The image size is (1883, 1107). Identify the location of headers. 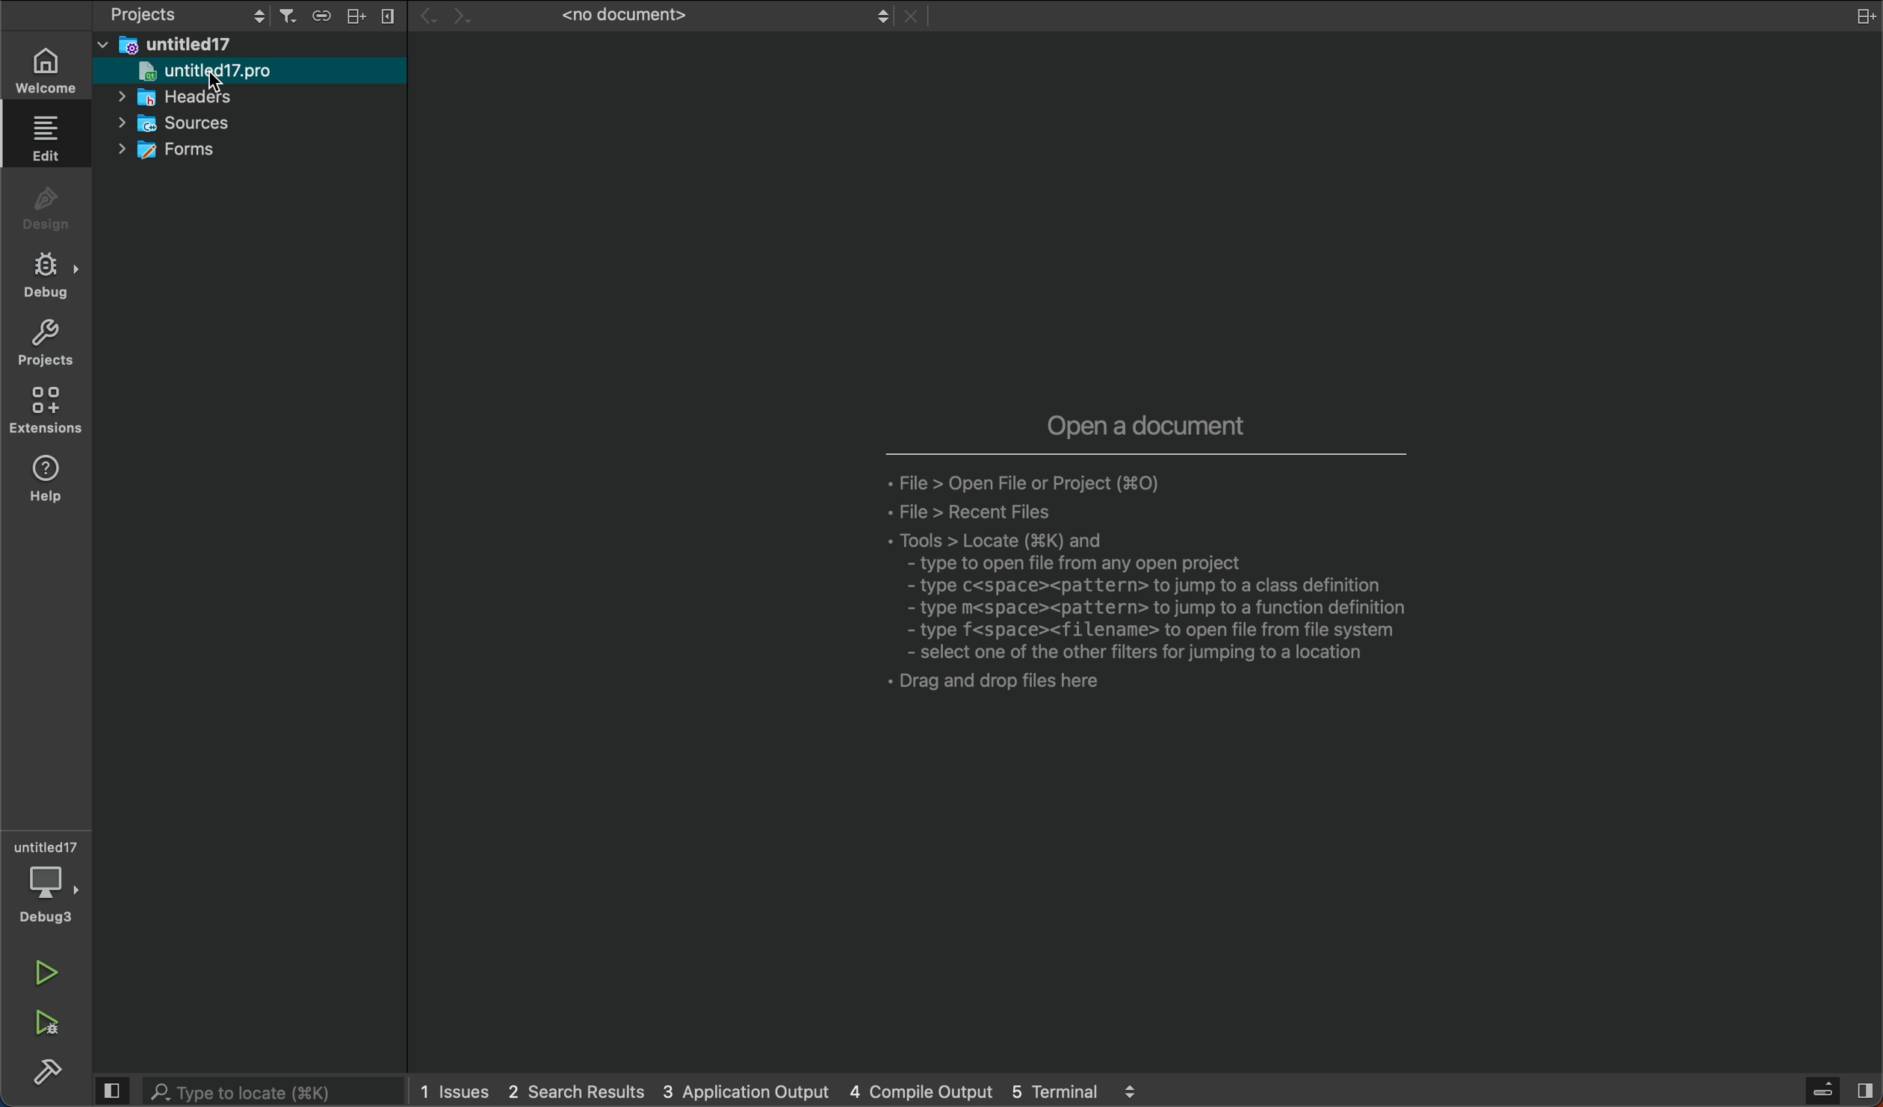
(190, 98).